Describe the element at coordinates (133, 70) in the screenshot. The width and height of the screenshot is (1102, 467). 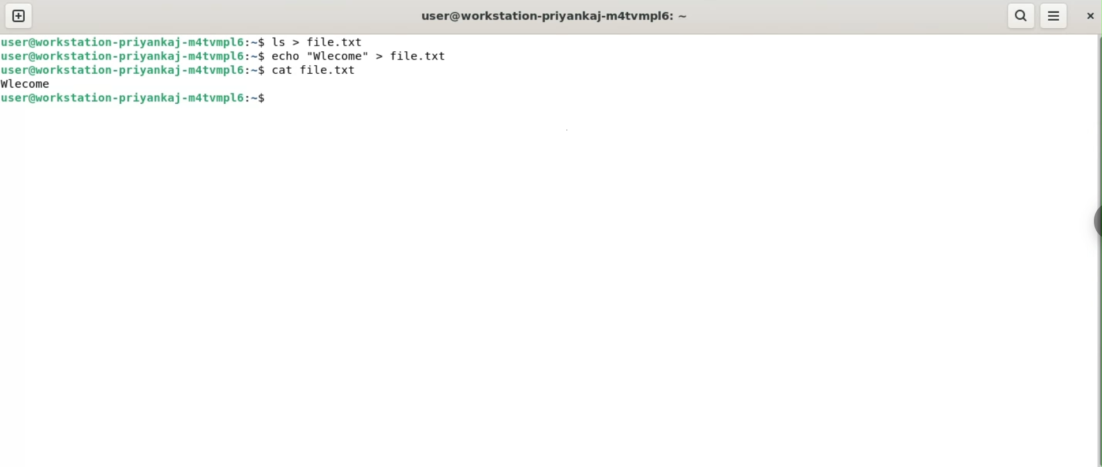
I see `user@workstation-priyankaj-m4tvmpl6: ~$` at that location.